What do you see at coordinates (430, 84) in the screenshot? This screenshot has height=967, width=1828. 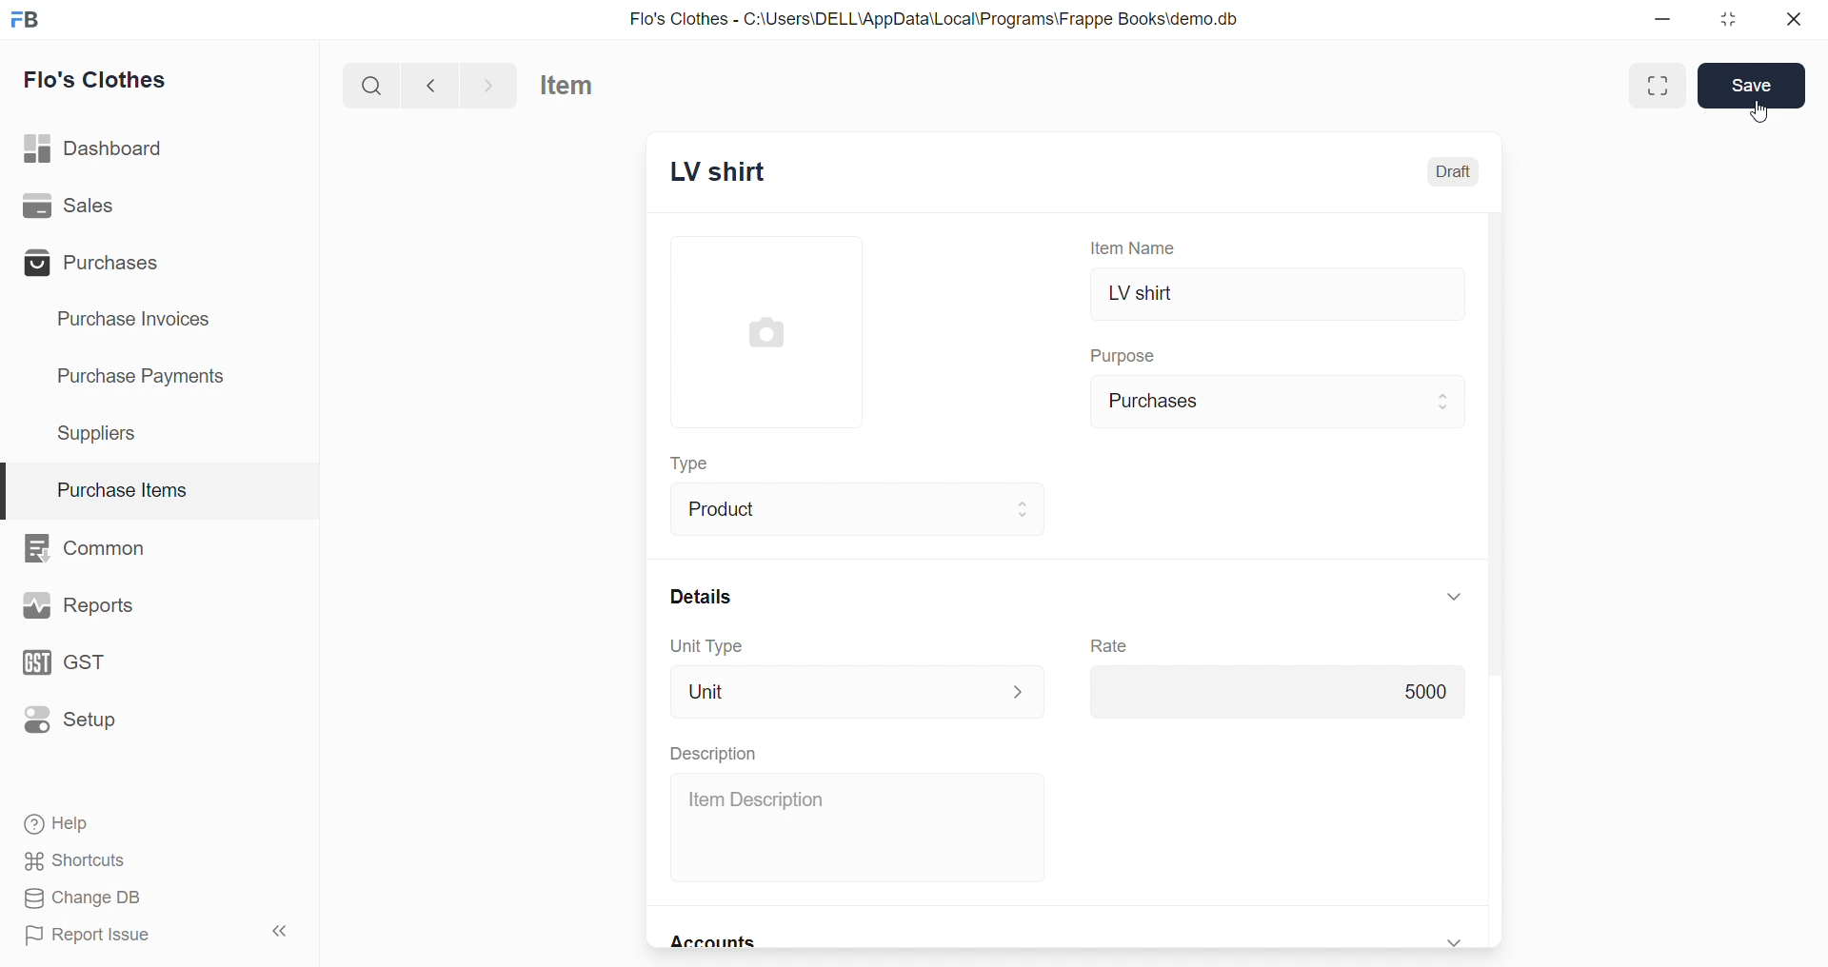 I see `navigate backward` at bounding box center [430, 84].